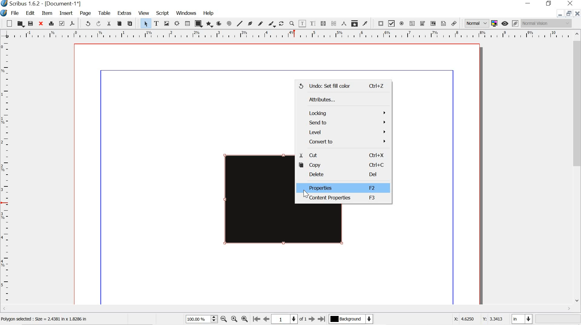 The width and height of the screenshot is (581, 325). What do you see at coordinates (504, 23) in the screenshot?
I see `preview mode` at bounding box center [504, 23].